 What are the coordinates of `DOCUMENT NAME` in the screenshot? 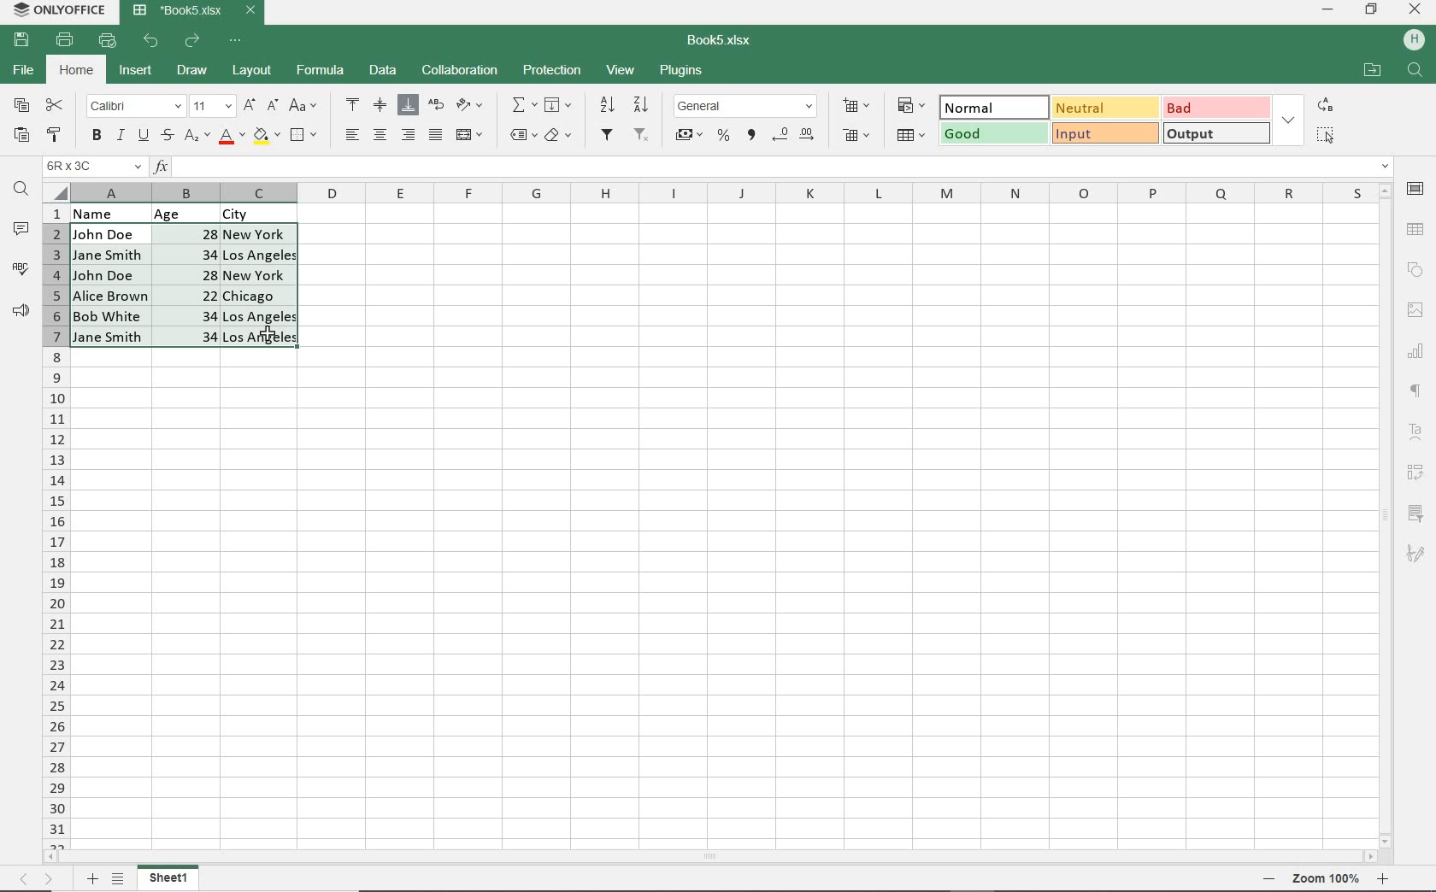 It's located at (726, 41).